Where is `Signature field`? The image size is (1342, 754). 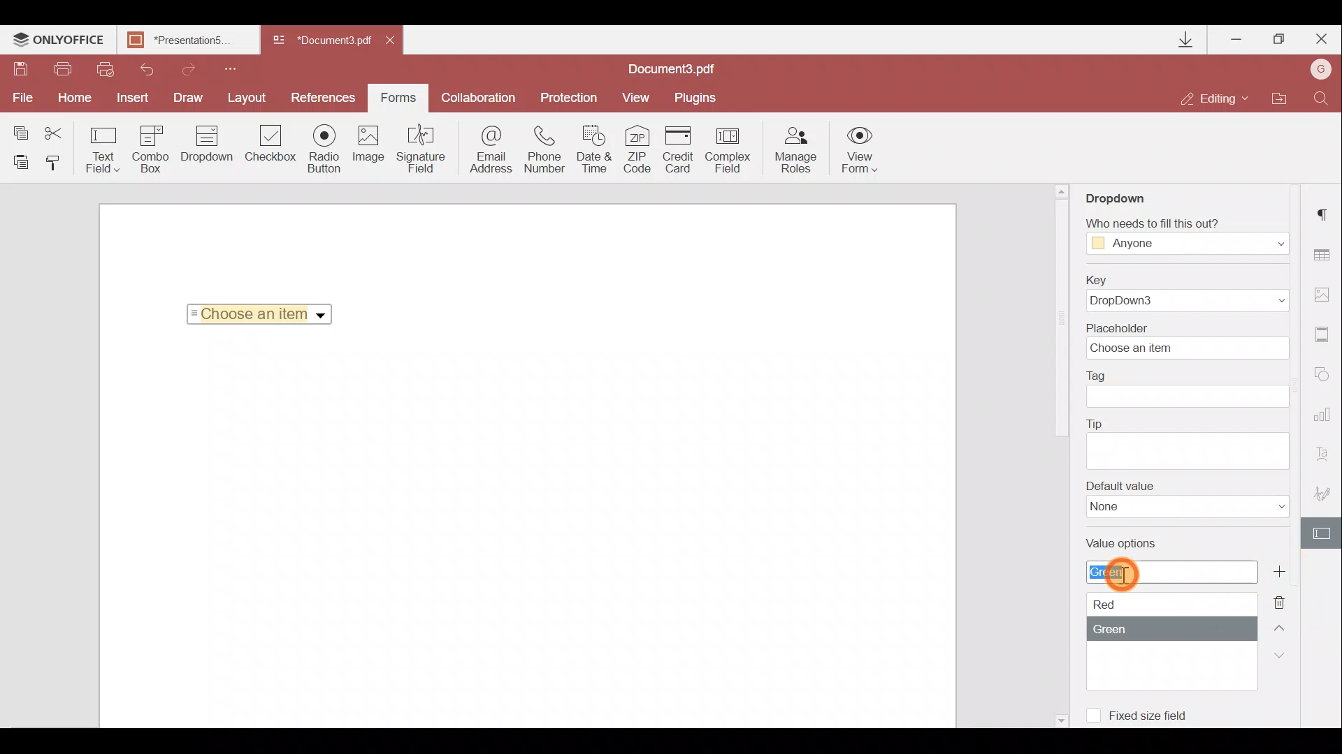 Signature field is located at coordinates (423, 151).